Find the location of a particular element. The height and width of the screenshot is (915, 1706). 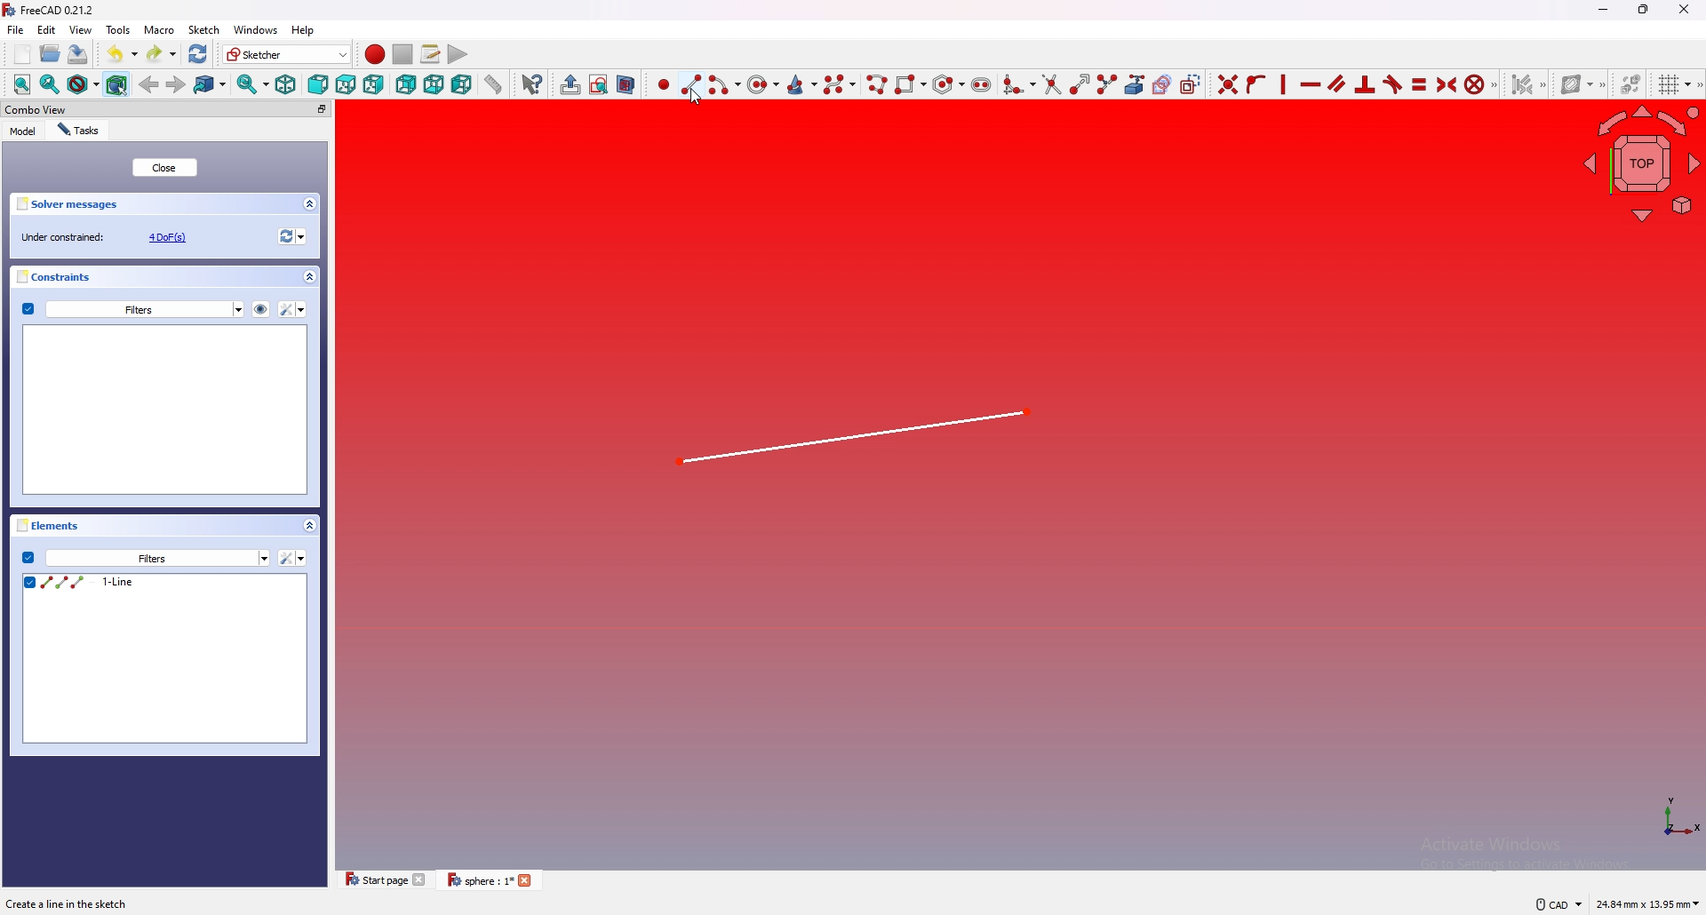

Create circle is located at coordinates (763, 84).